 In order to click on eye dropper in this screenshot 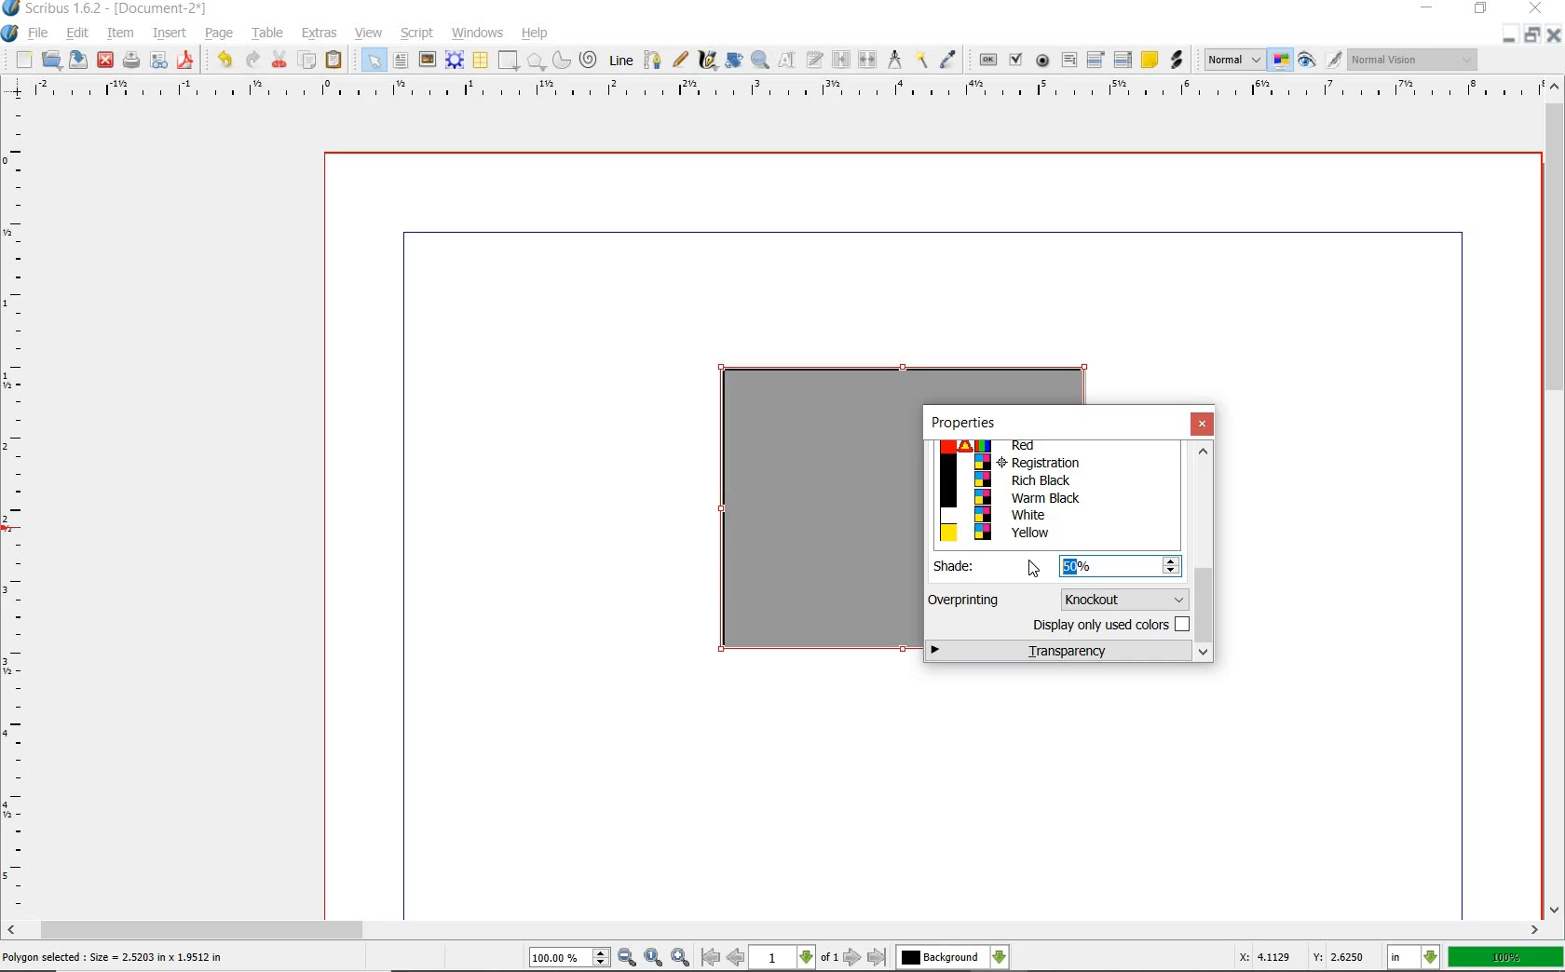, I will do `click(950, 59)`.